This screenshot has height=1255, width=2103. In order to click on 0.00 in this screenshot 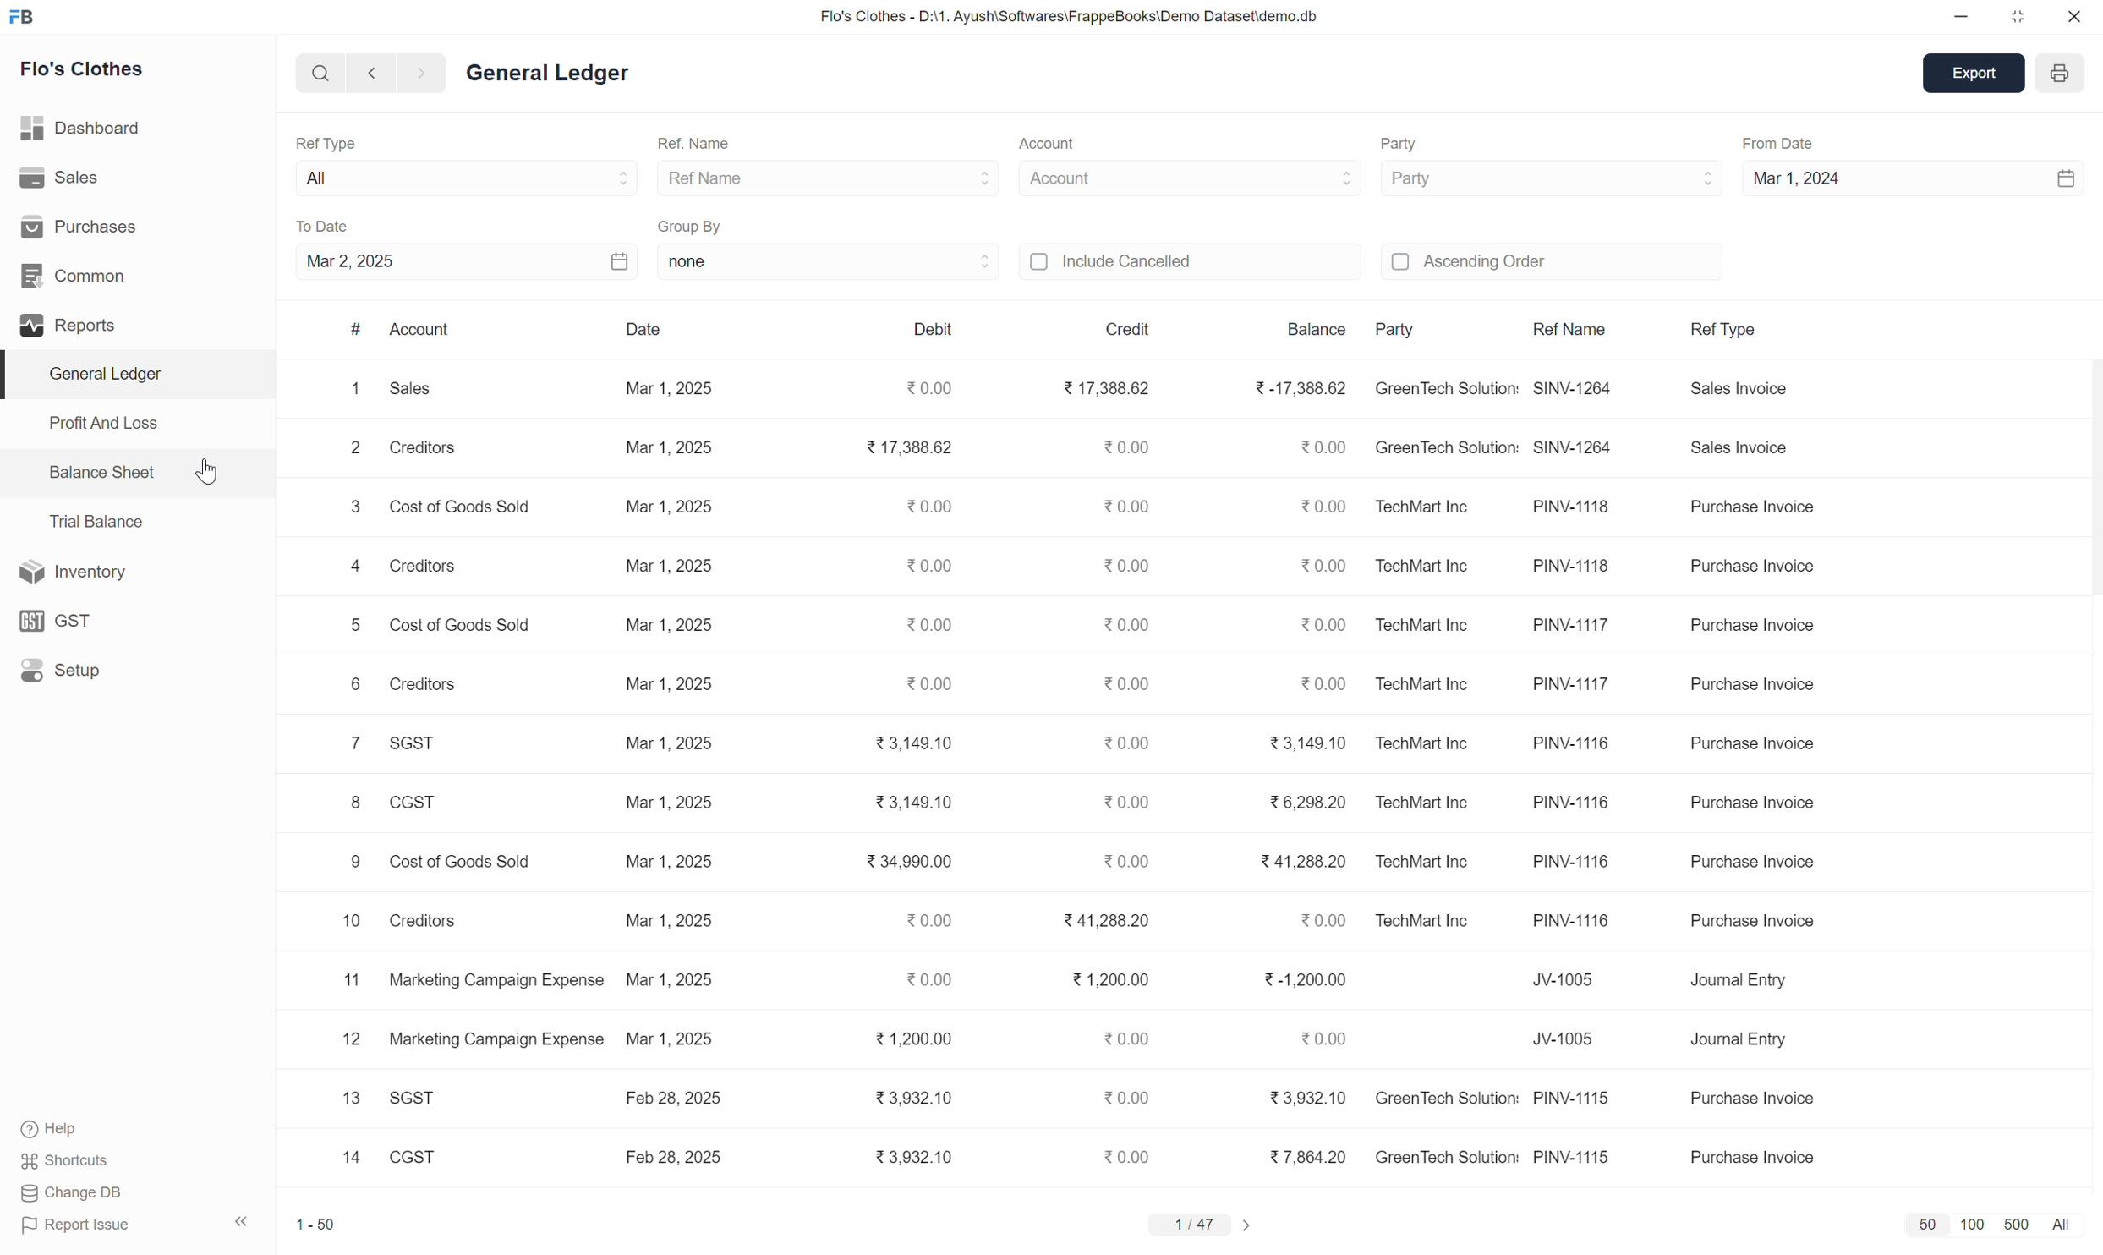, I will do `click(1312, 447)`.